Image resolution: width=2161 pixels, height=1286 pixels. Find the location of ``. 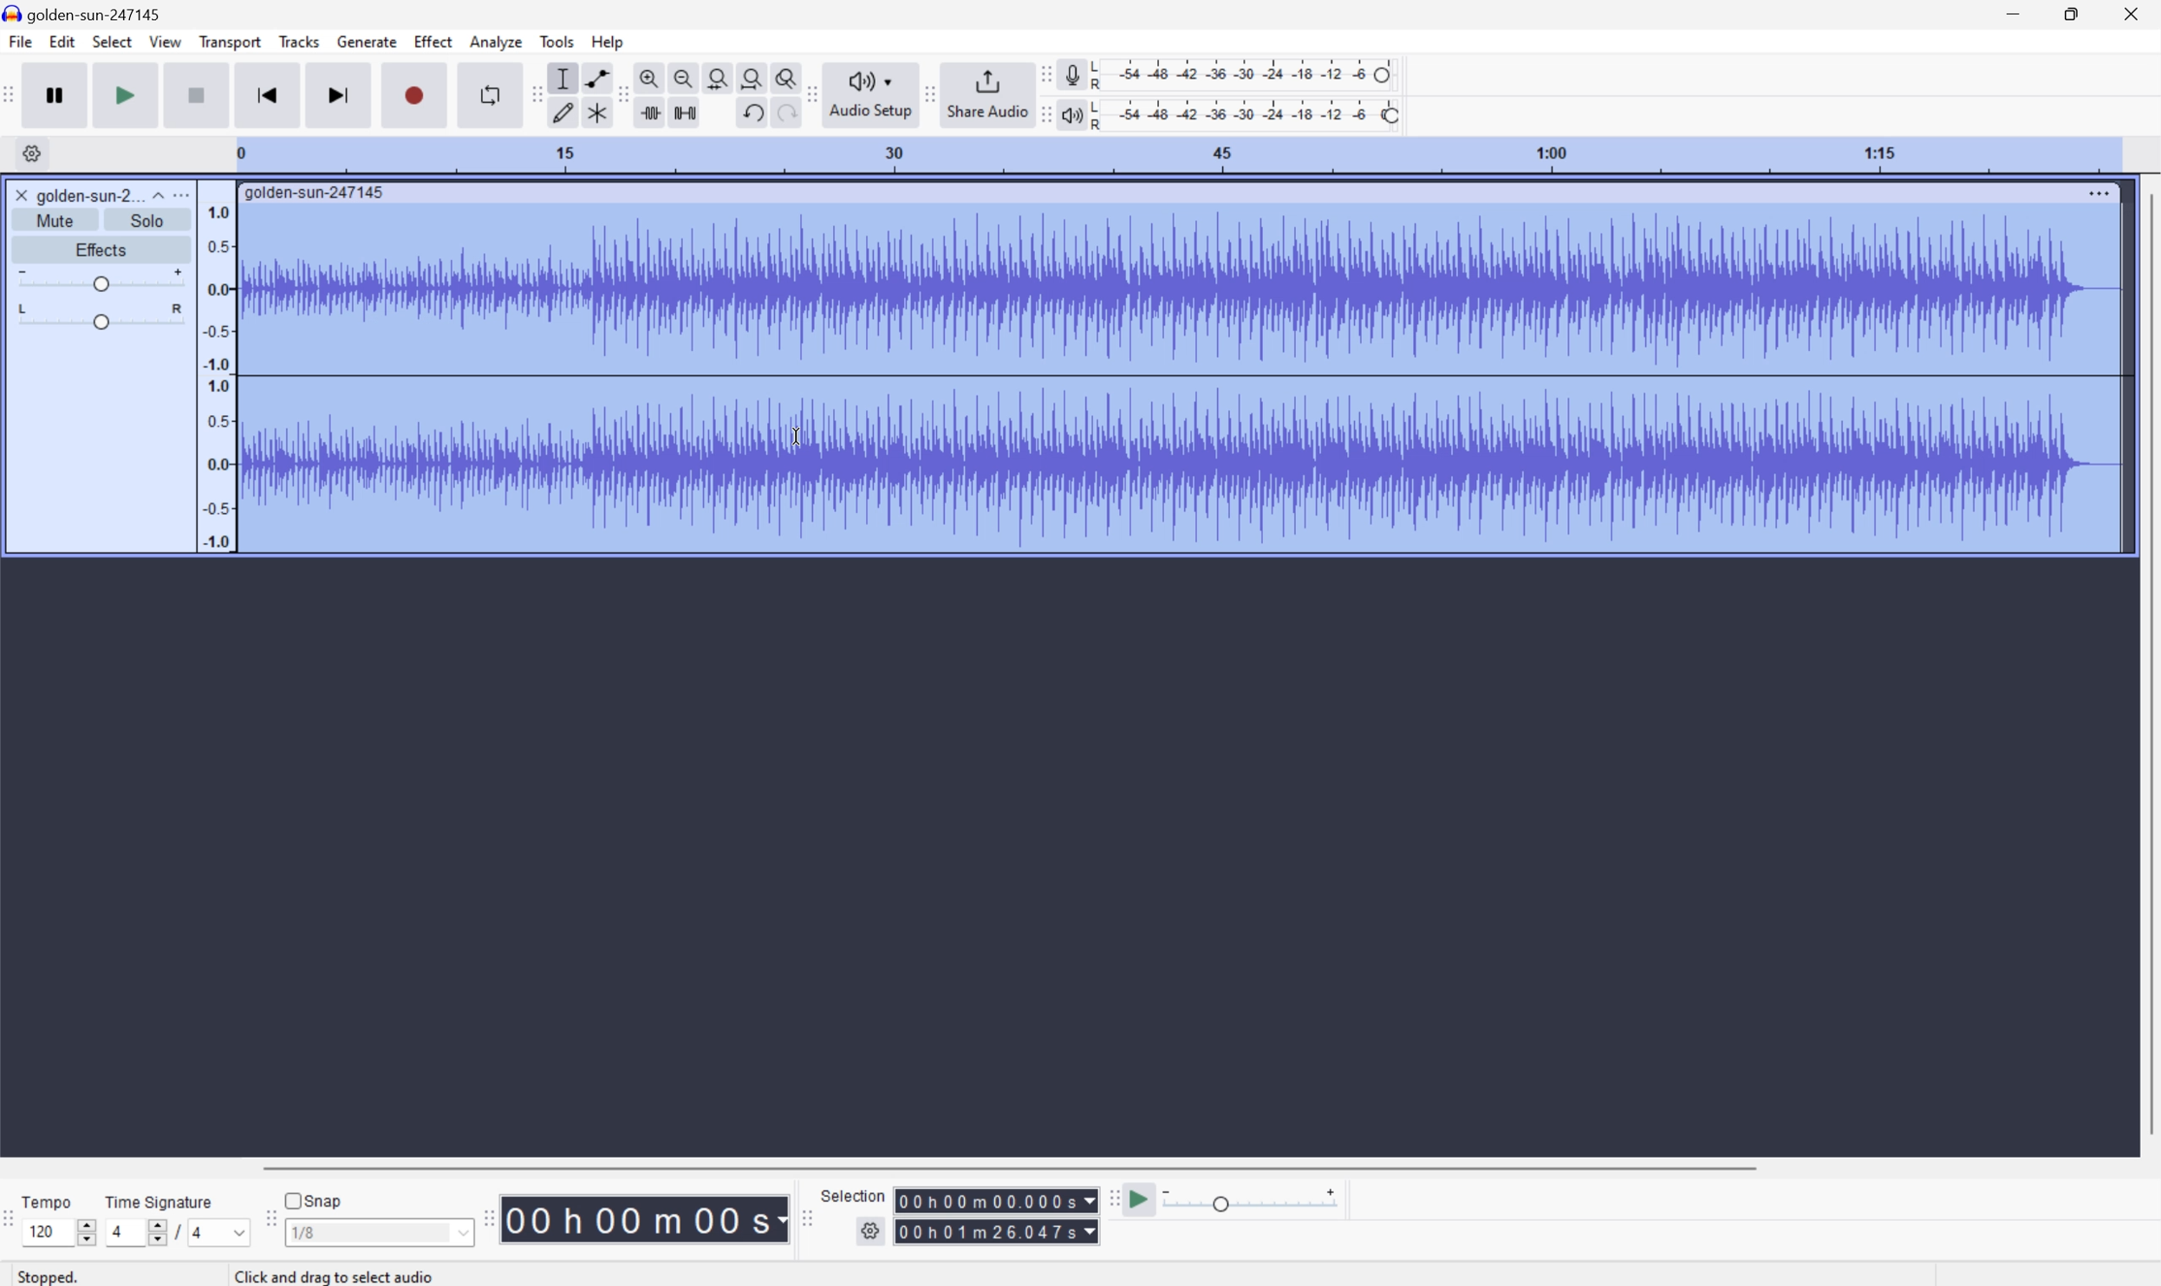

 is located at coordinates (781, 115).